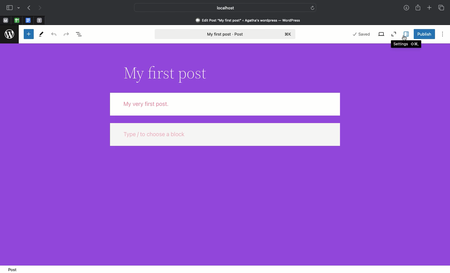 This screenshot has height=273, width=450. What do you see at coordinates (442, 8) in the screenshot?
I see `Tabs` at bounding box center [442, 8].